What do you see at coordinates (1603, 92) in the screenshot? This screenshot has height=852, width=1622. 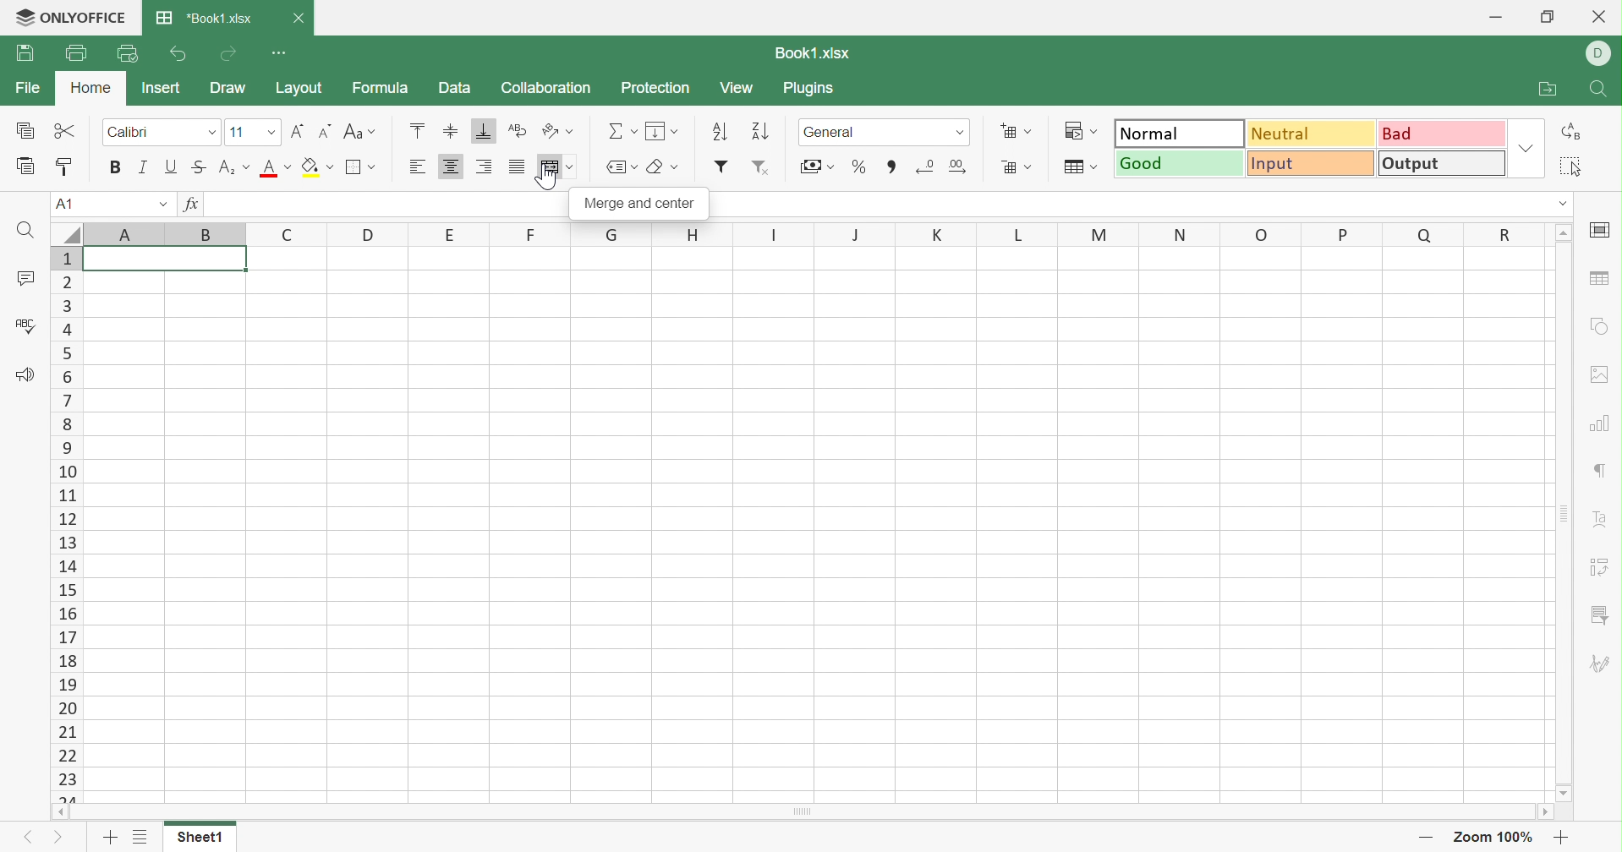 I see `Find` at bounding box center [1603, 92].